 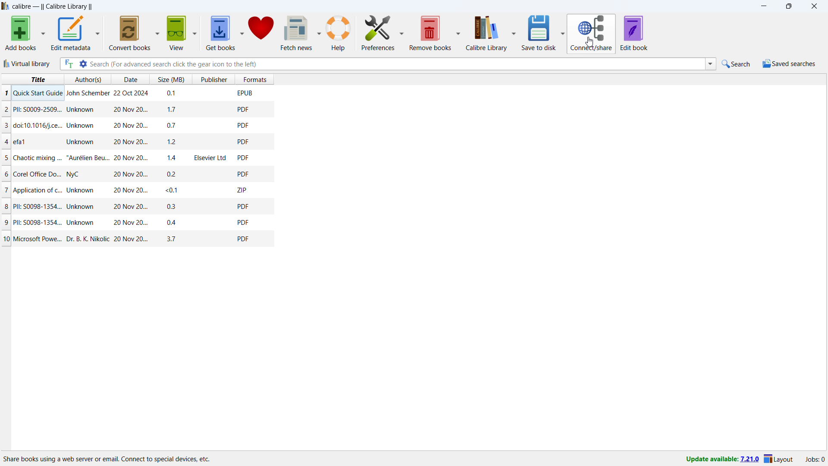 What do you see at coordinates (134, 174) in the screenshot?
I see `one book entry` at bounding box center [134, 174].